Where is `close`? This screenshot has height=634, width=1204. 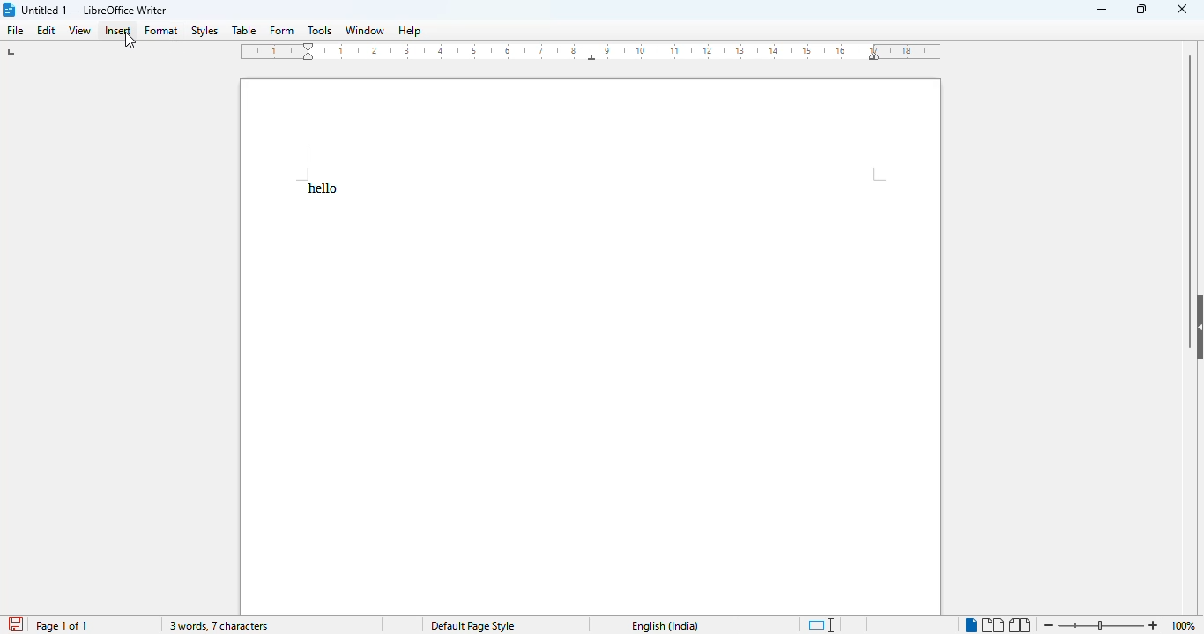
close is located at coordinates (1181, 10).